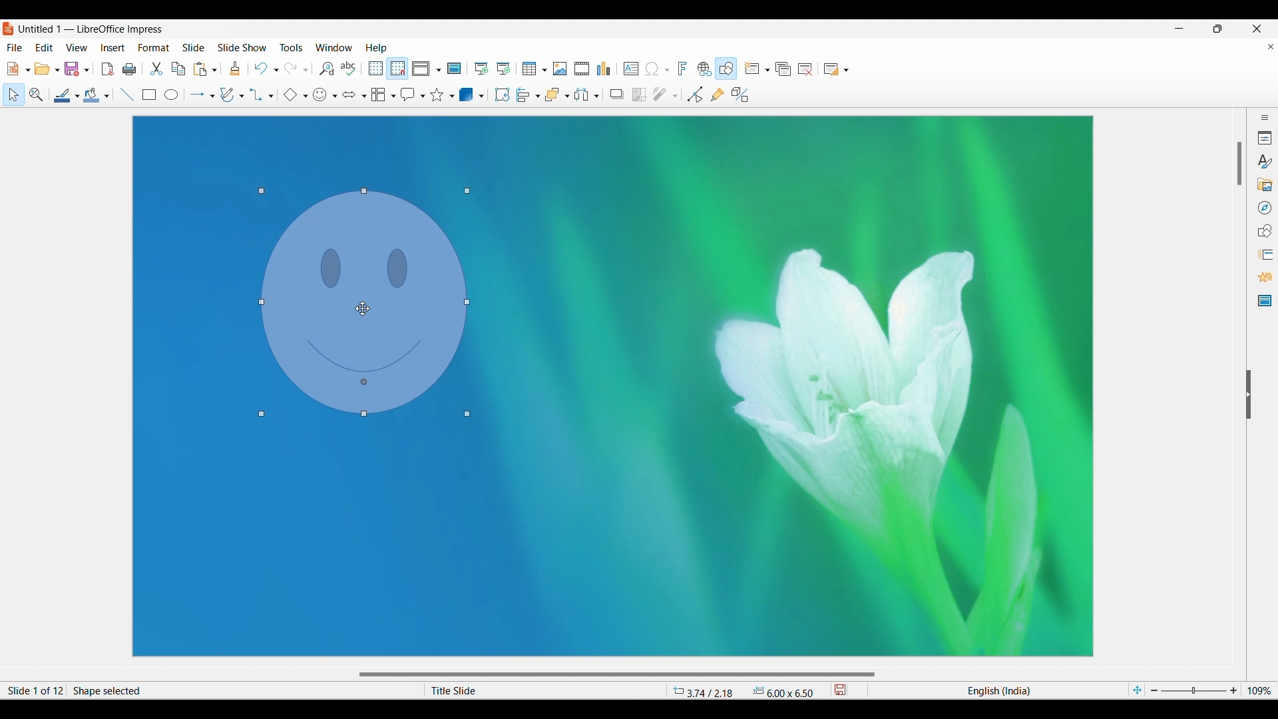  What do you see at coordinates (37, 95) in the screenshot?
I see `Zoom and pan` at bounding box center [37, 95].